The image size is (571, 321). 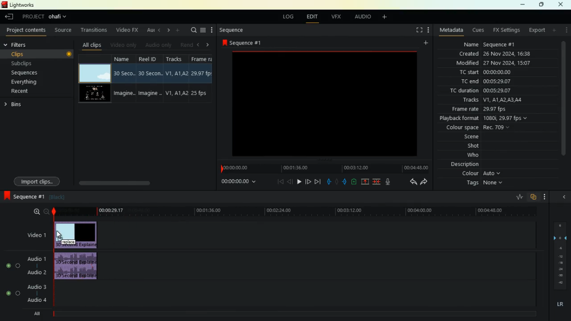 I want to click on 00:05:29.07, so click(x=500, y=91).